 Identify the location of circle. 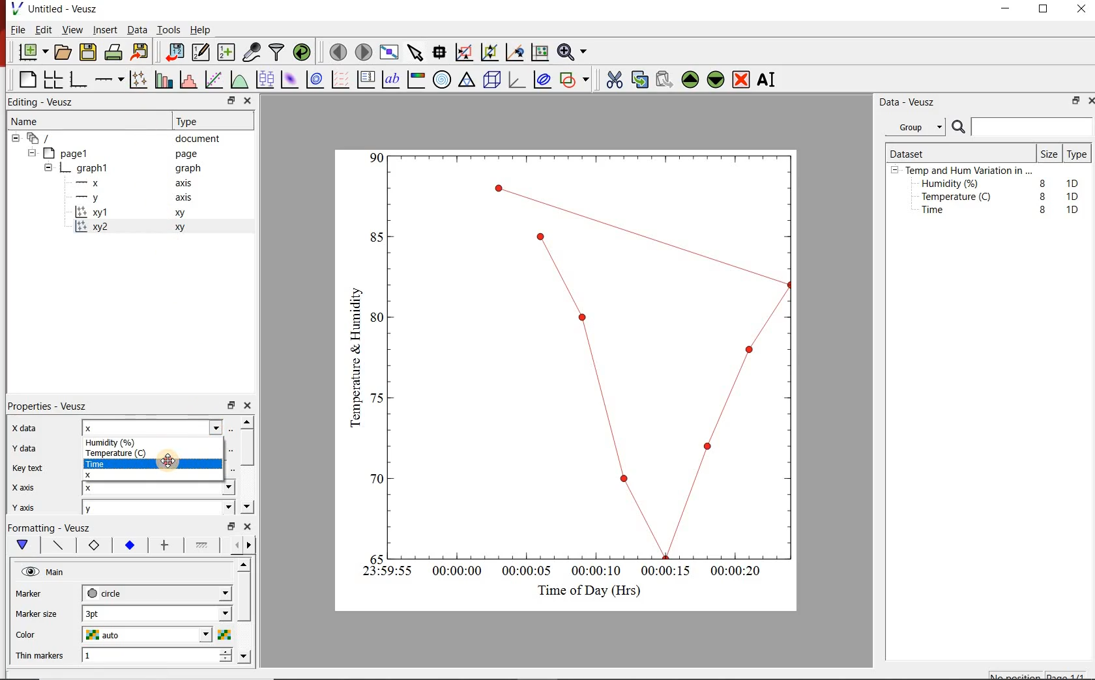
(106, 593).